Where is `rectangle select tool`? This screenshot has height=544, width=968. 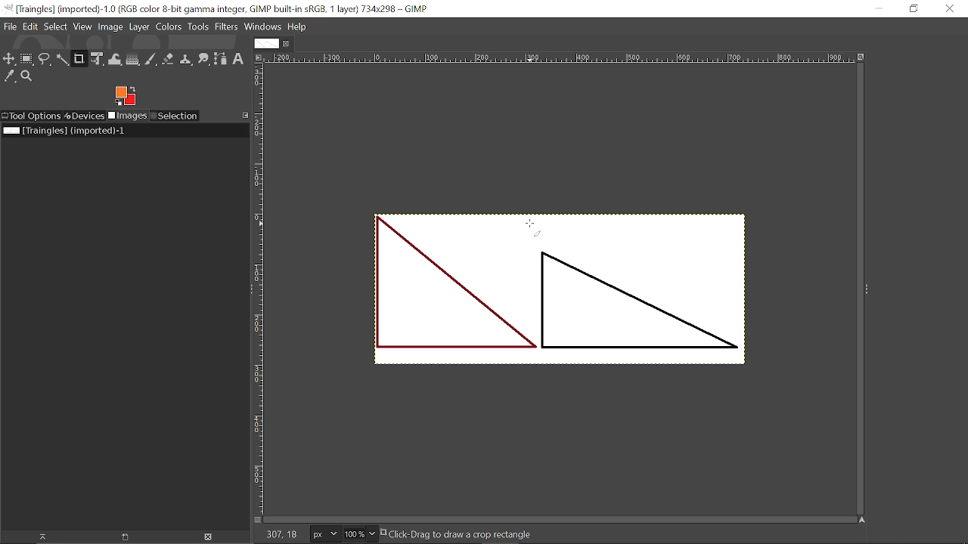
rectangle select tool is located at coordinates (28, 59).